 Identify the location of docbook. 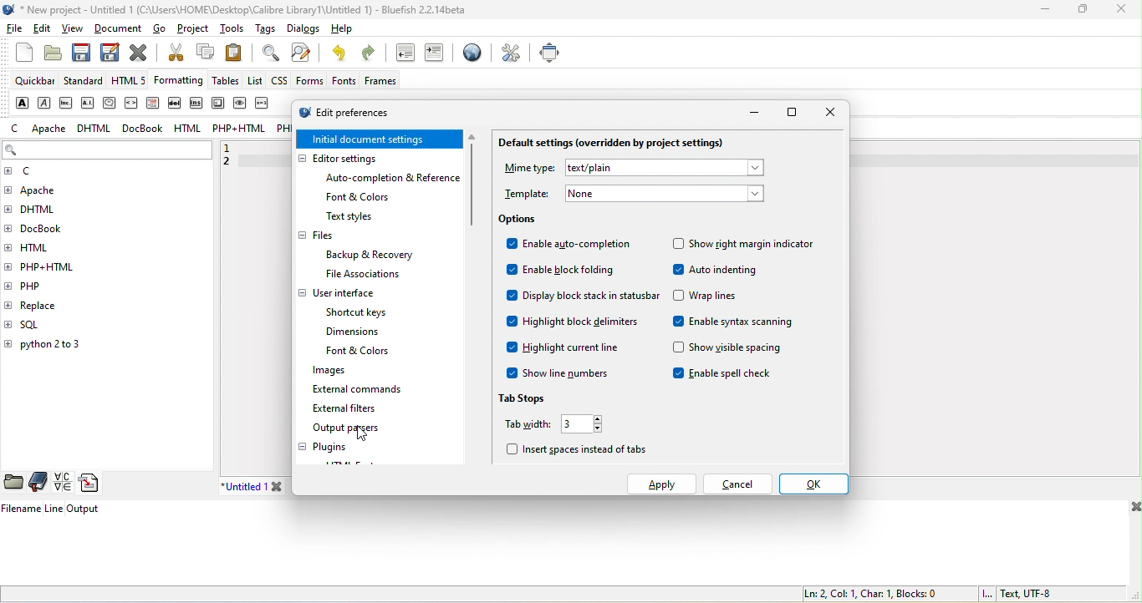
(50, 231).